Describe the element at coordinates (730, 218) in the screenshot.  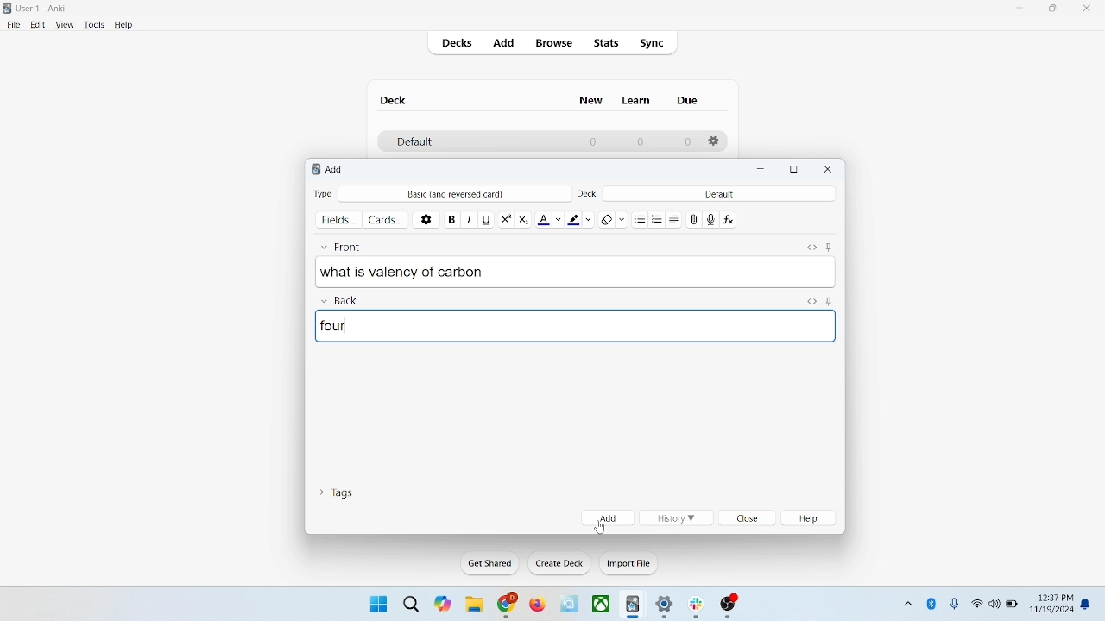
I see `function` at that location.